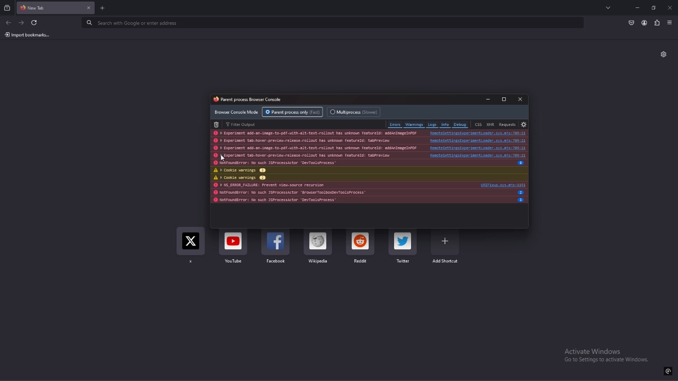 This screenshot has width=678, height=381. Describe the element at coordinates (88, 8) in the screenshot. I see `close tab` at that location.